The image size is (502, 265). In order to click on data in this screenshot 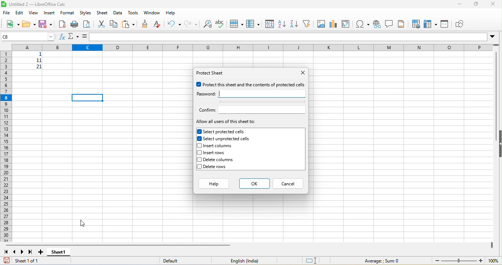, I will do `click(117, 13)`.